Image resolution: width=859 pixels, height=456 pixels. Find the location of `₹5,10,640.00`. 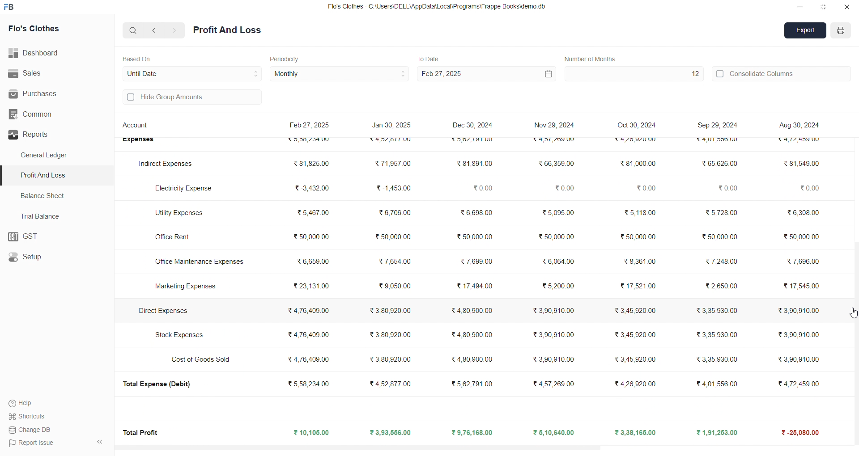

₹5,10,640.00 is located at coordinates (555, 432).